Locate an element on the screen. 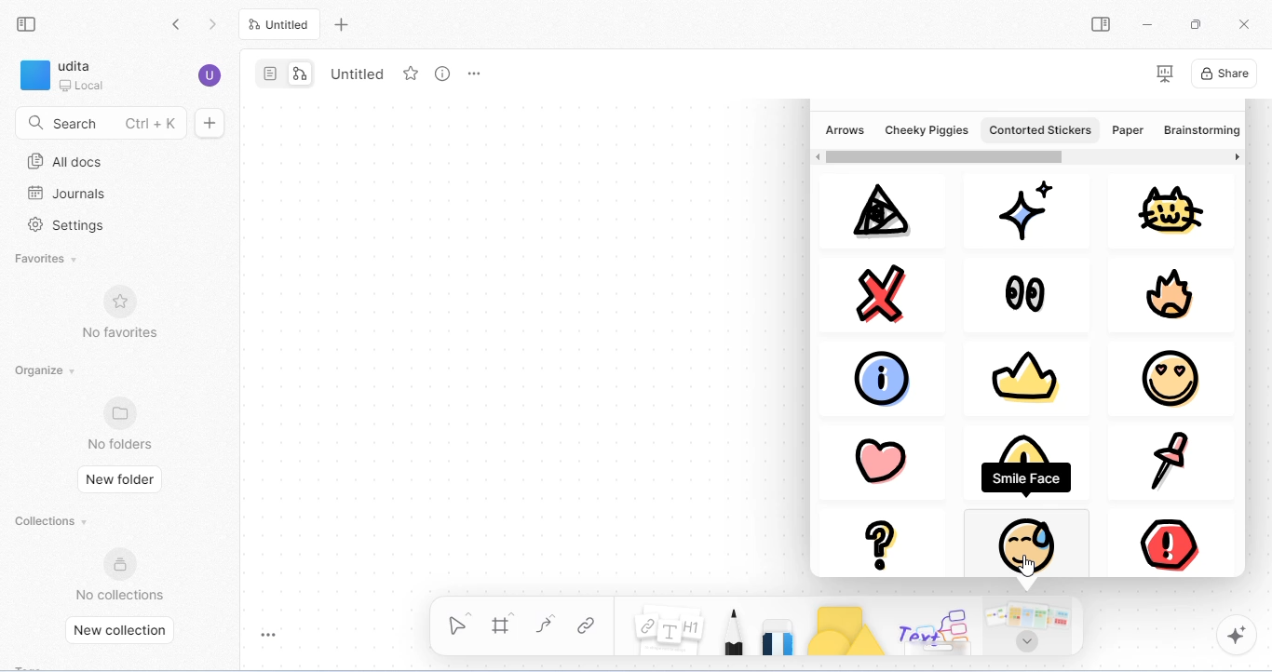 The width and height of the screenshot is (1272, 672). love is located at coordinates (878, 456).